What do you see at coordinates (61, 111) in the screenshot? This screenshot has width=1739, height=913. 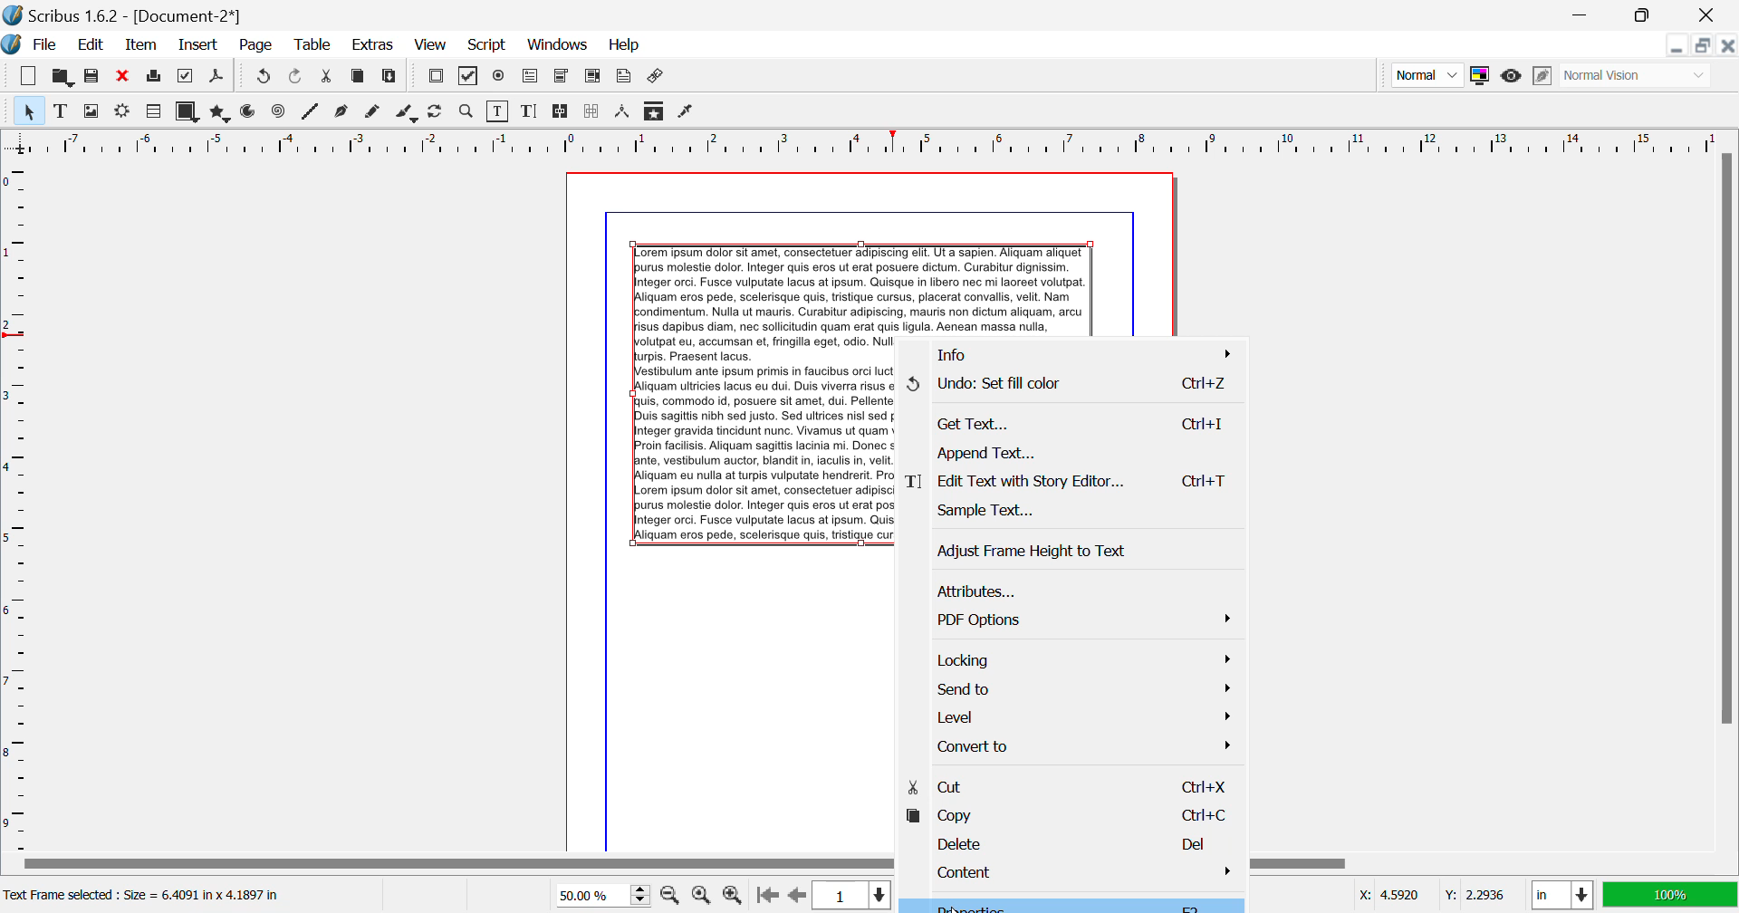 I see `Text Frame` at bounding box center [61, 111].